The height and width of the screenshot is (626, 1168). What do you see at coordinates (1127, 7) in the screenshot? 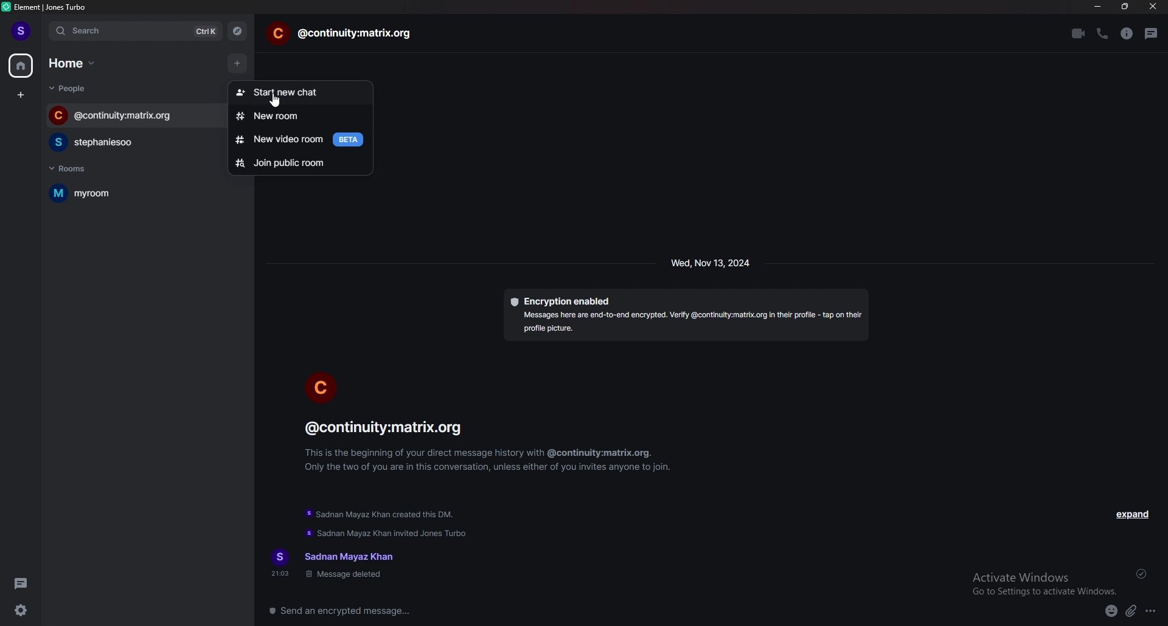
I see `resize` at bounding box center [1127, 7].